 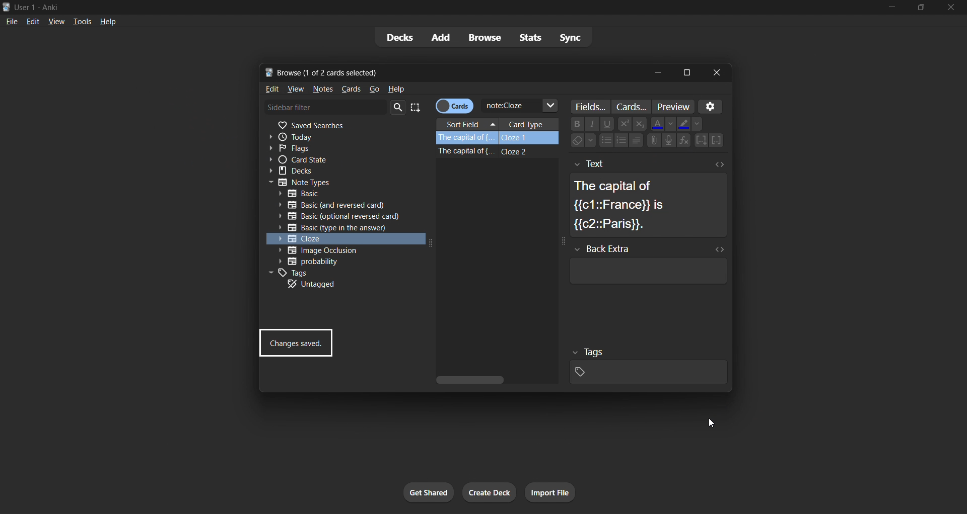 What do you see at coordinates (57, 21) in the screenshot?
I see `view` at bounding box center [57, 21].